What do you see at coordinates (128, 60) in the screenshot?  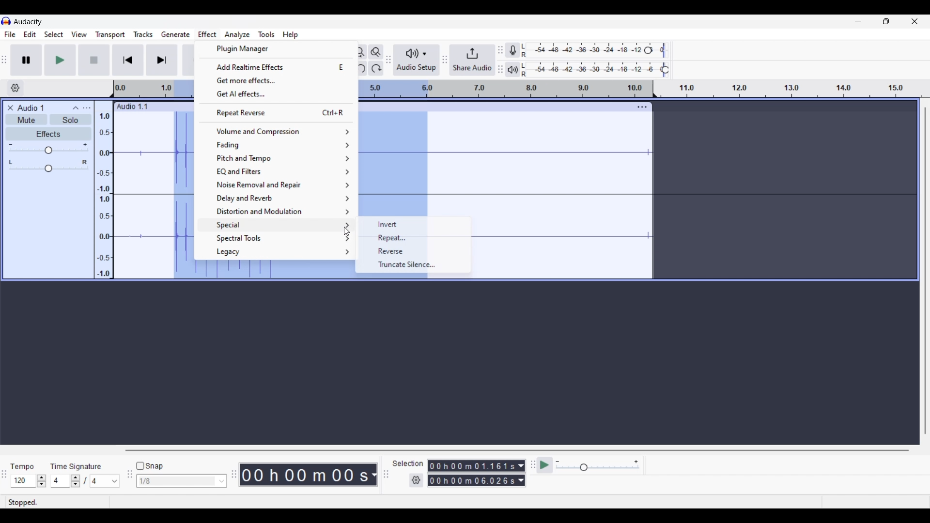 I see `Skip/Select to start` at bounding box center [128, 60].